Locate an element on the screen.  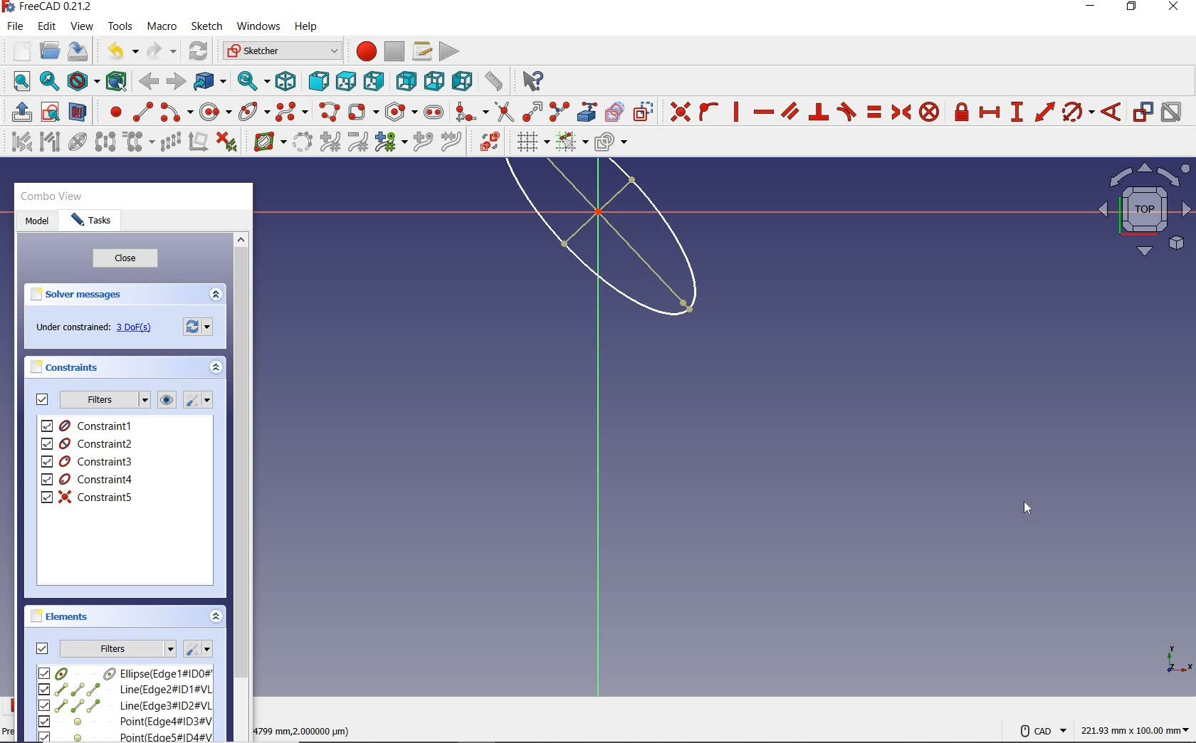
scrollbar is located at coordinates (241, 485).